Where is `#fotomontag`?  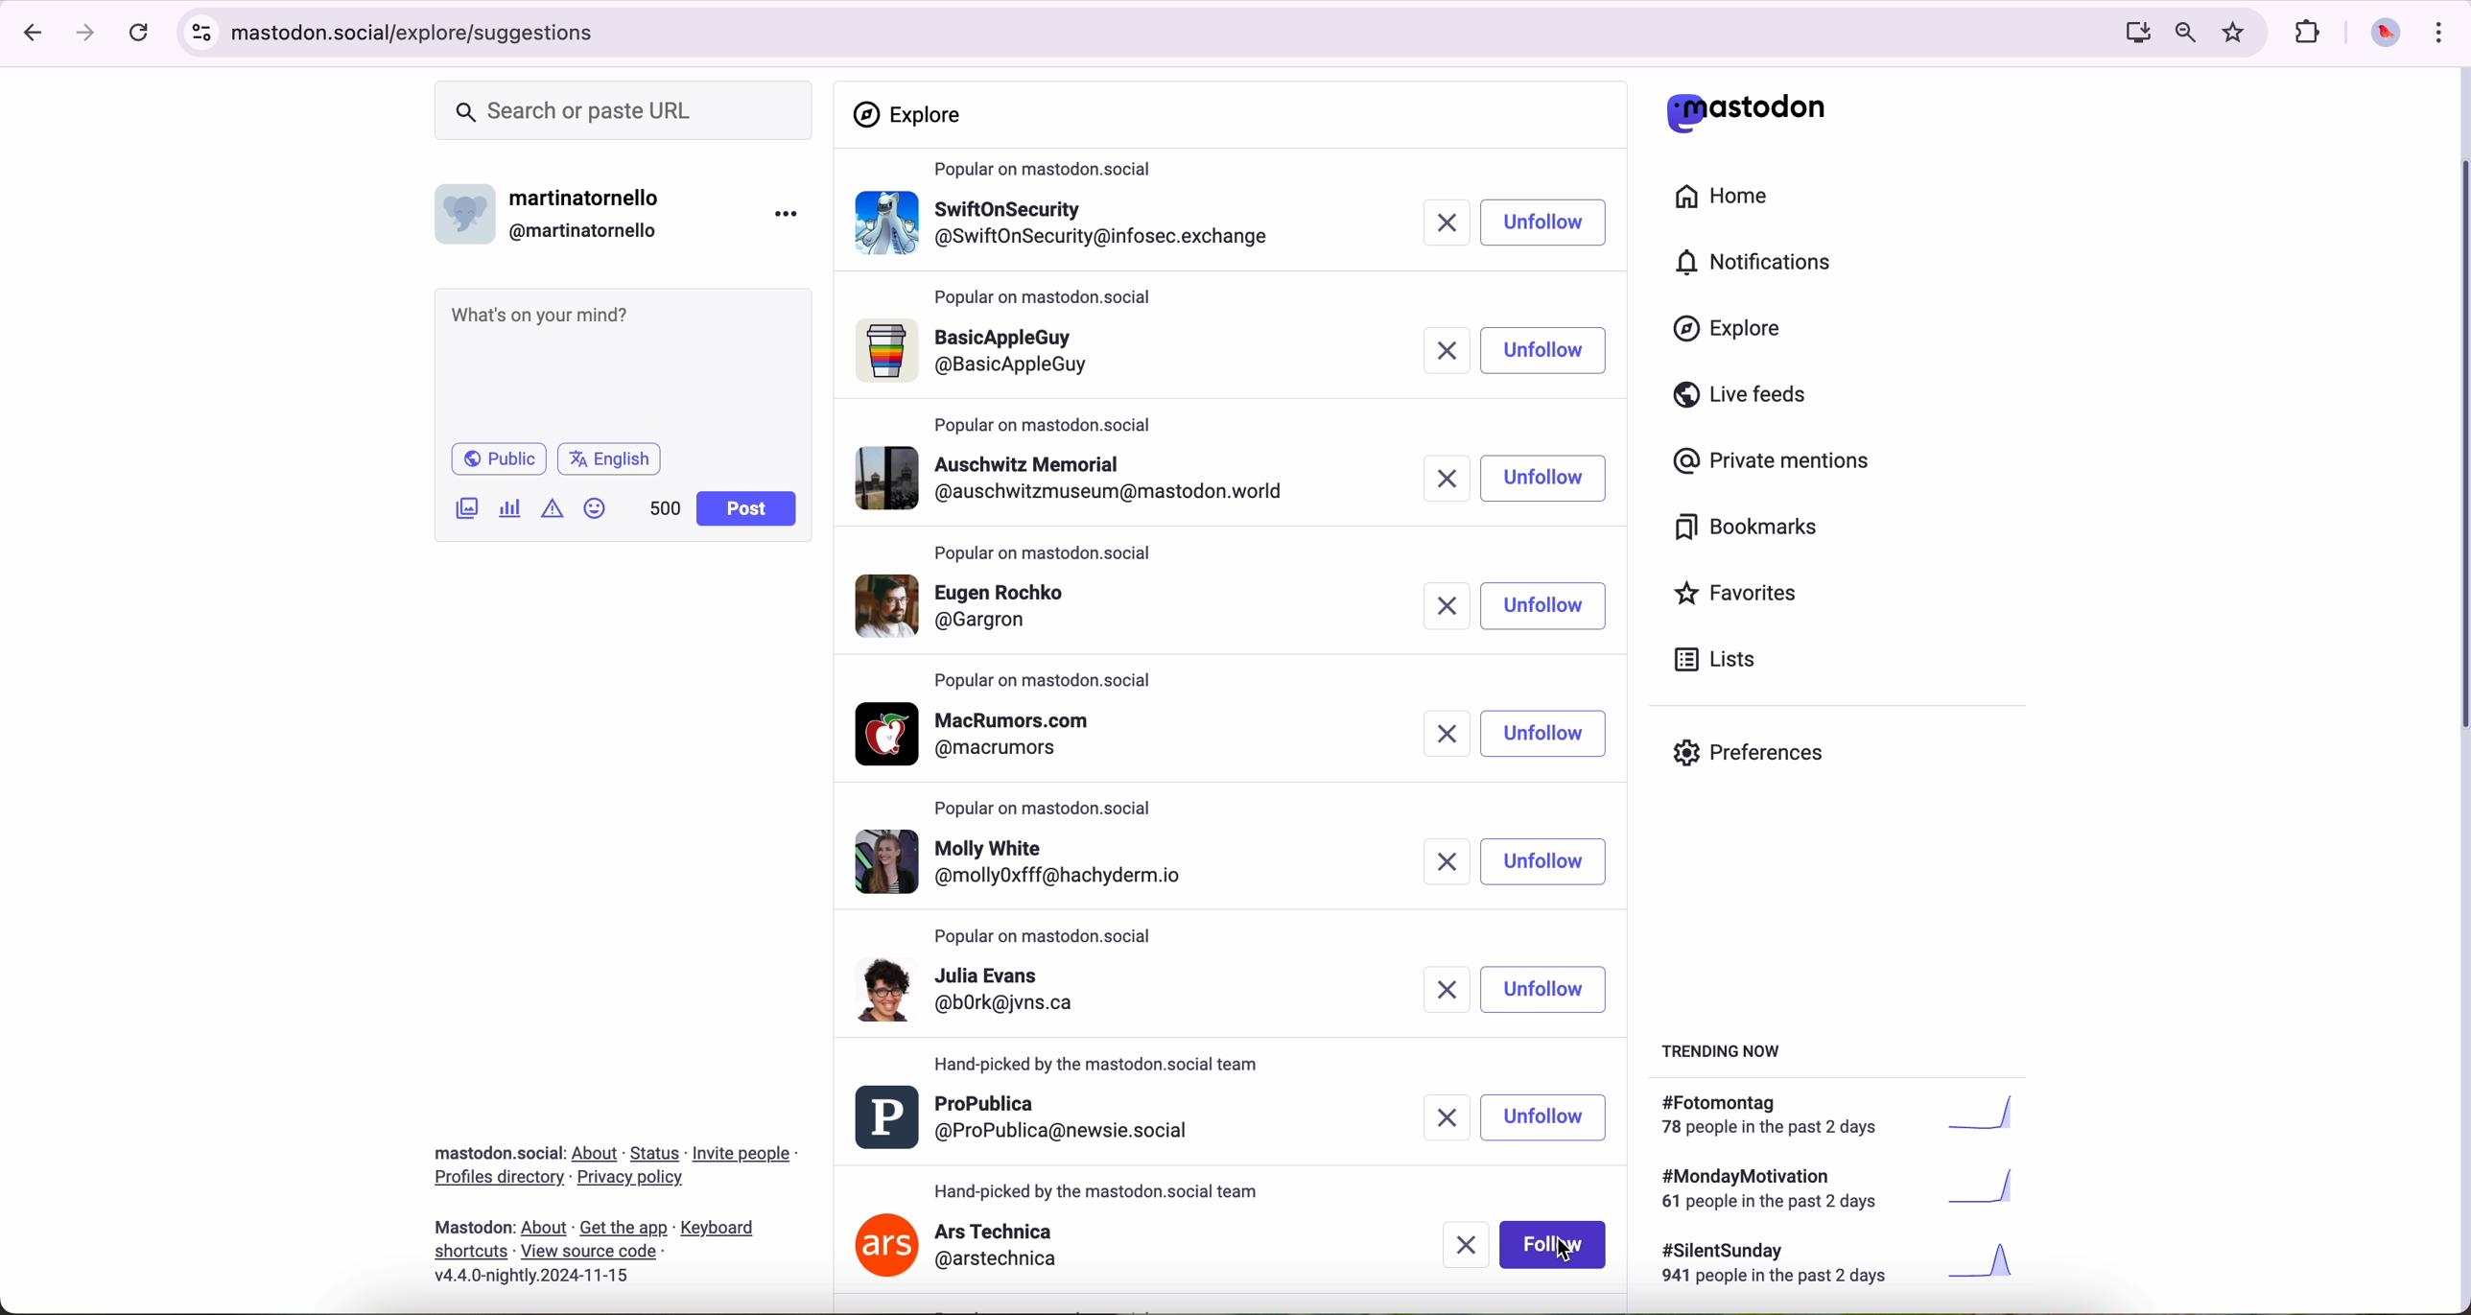
#fotomontag is located at coordinates (1851, 1115).